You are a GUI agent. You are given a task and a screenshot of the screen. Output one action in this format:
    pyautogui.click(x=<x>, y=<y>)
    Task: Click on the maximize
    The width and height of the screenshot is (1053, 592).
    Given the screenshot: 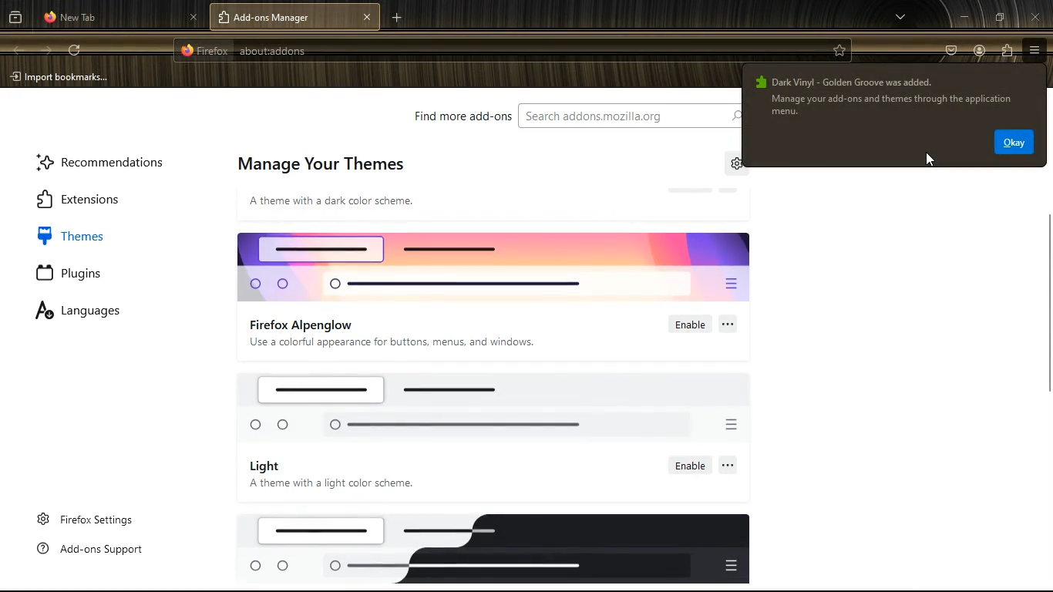 What is the action you would take?
    pyautogui.click(x=995, y=17)
    